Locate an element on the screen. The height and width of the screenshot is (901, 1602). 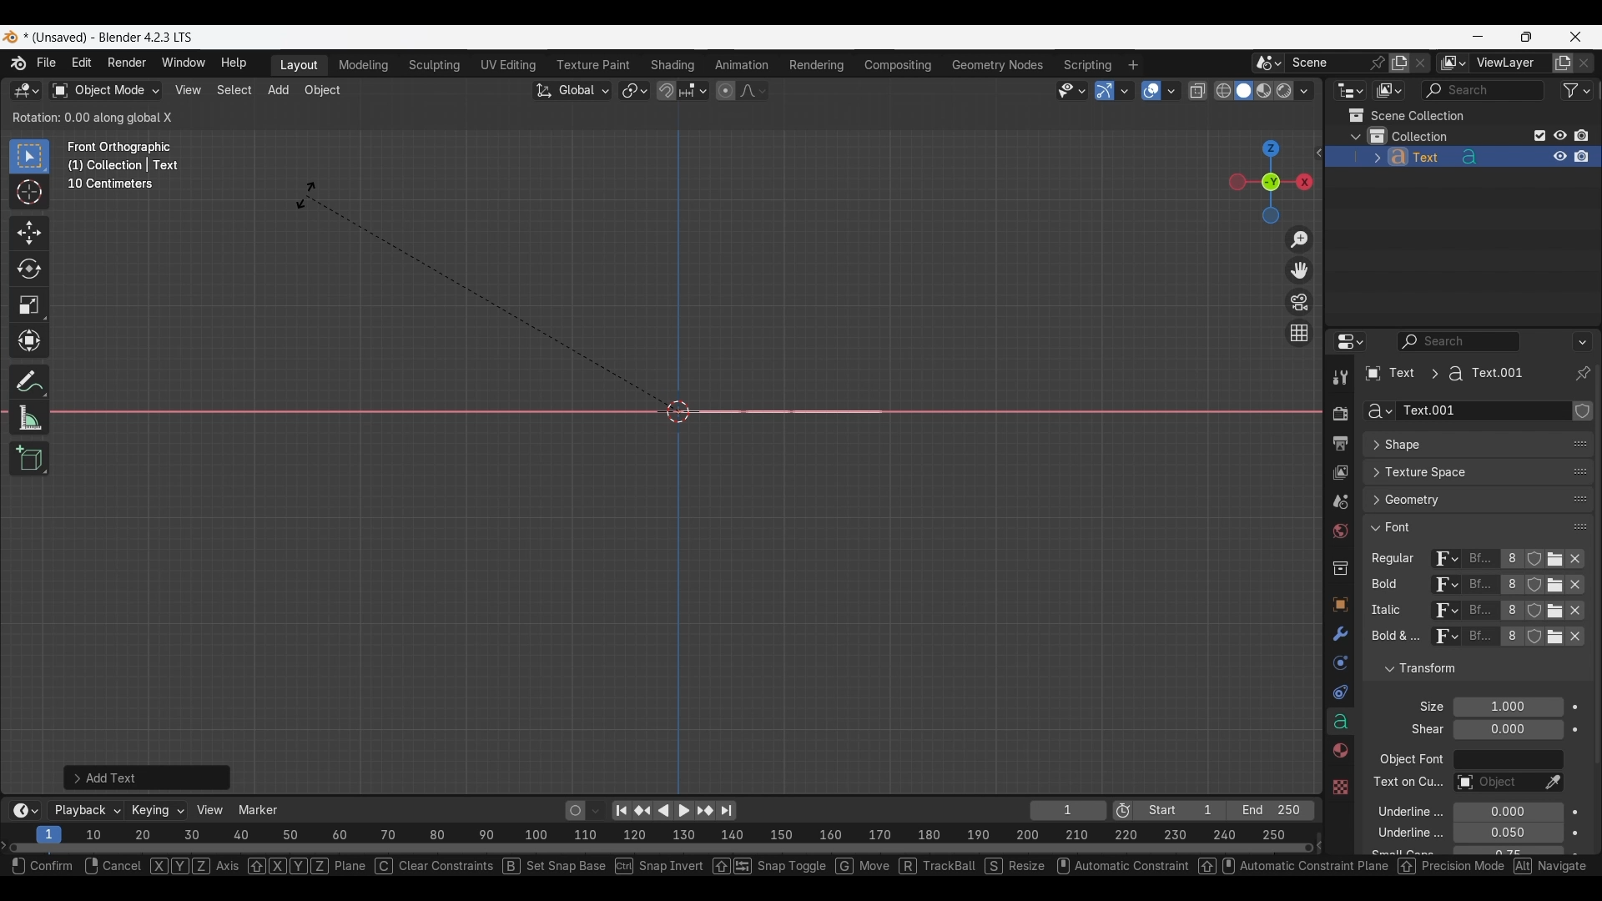
Click to use a preset viewport is located at coordinates (1267, 182).